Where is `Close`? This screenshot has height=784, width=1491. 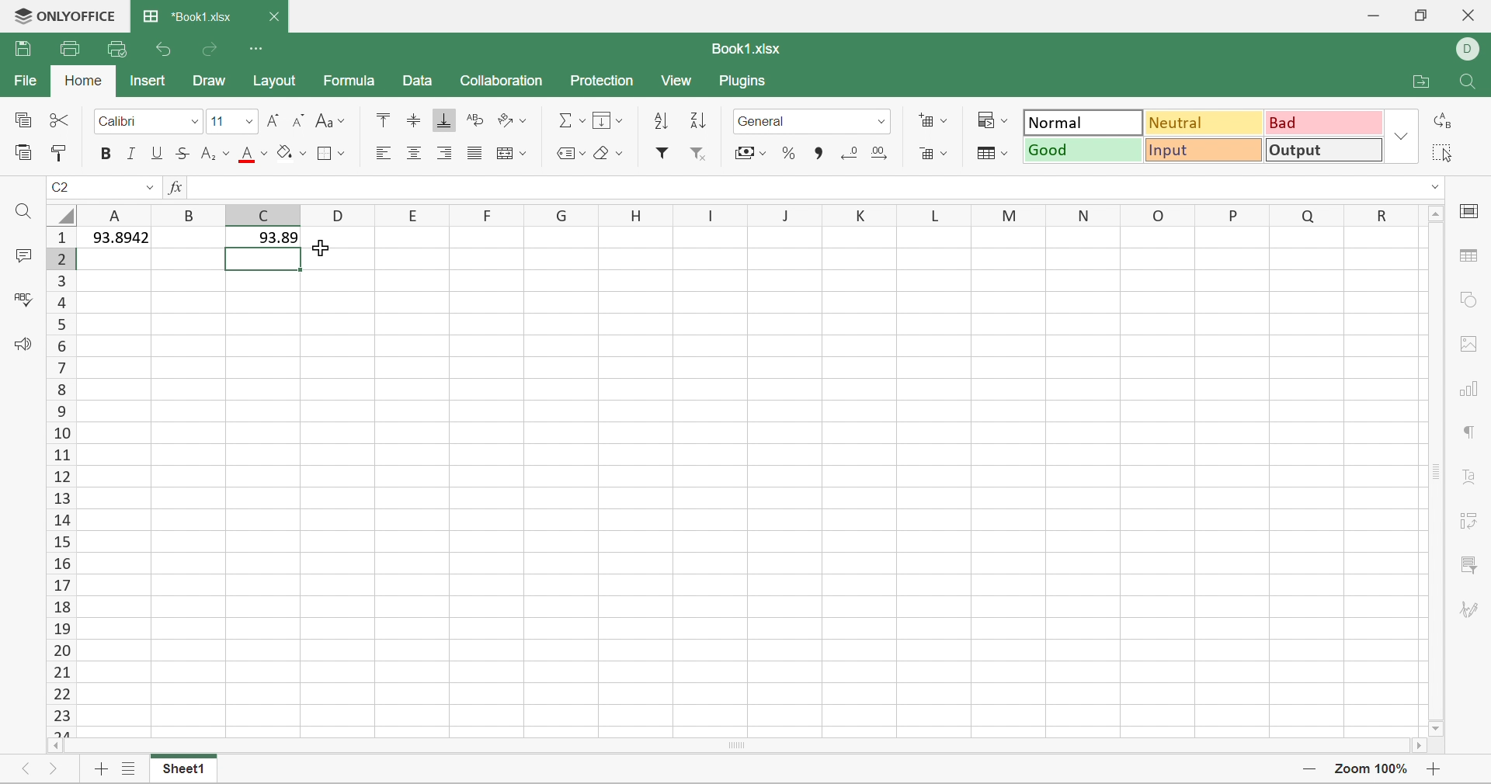
Close is located at coordinates (1468, 14).